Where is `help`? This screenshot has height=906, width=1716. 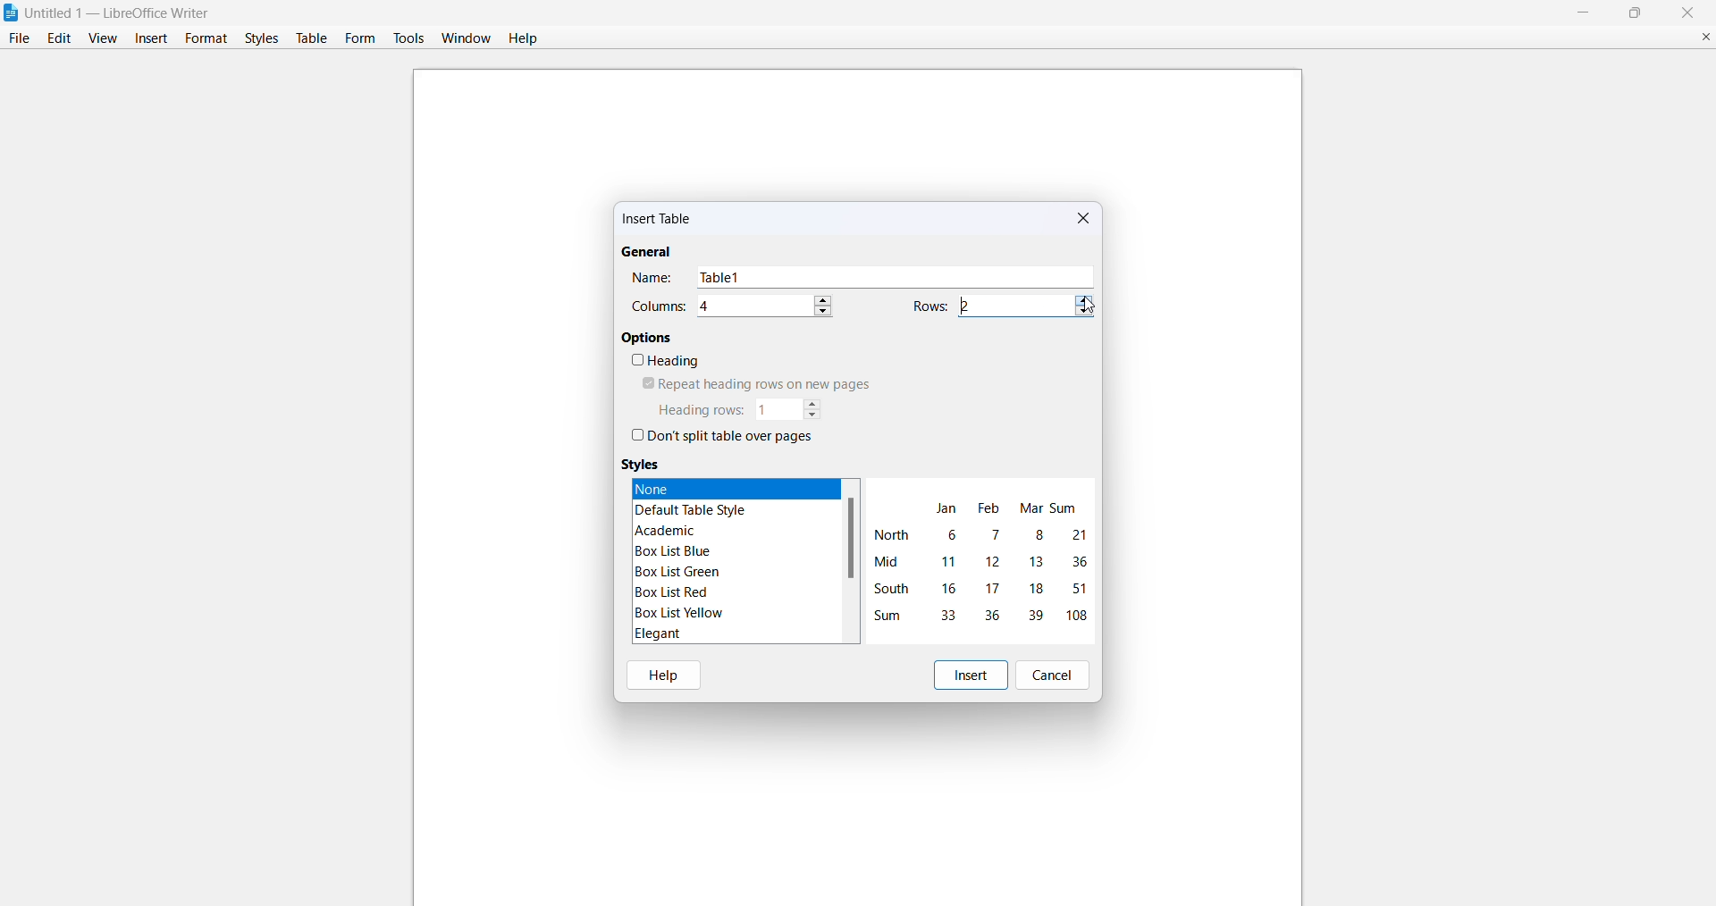 help is located at coordinates (526, 38).